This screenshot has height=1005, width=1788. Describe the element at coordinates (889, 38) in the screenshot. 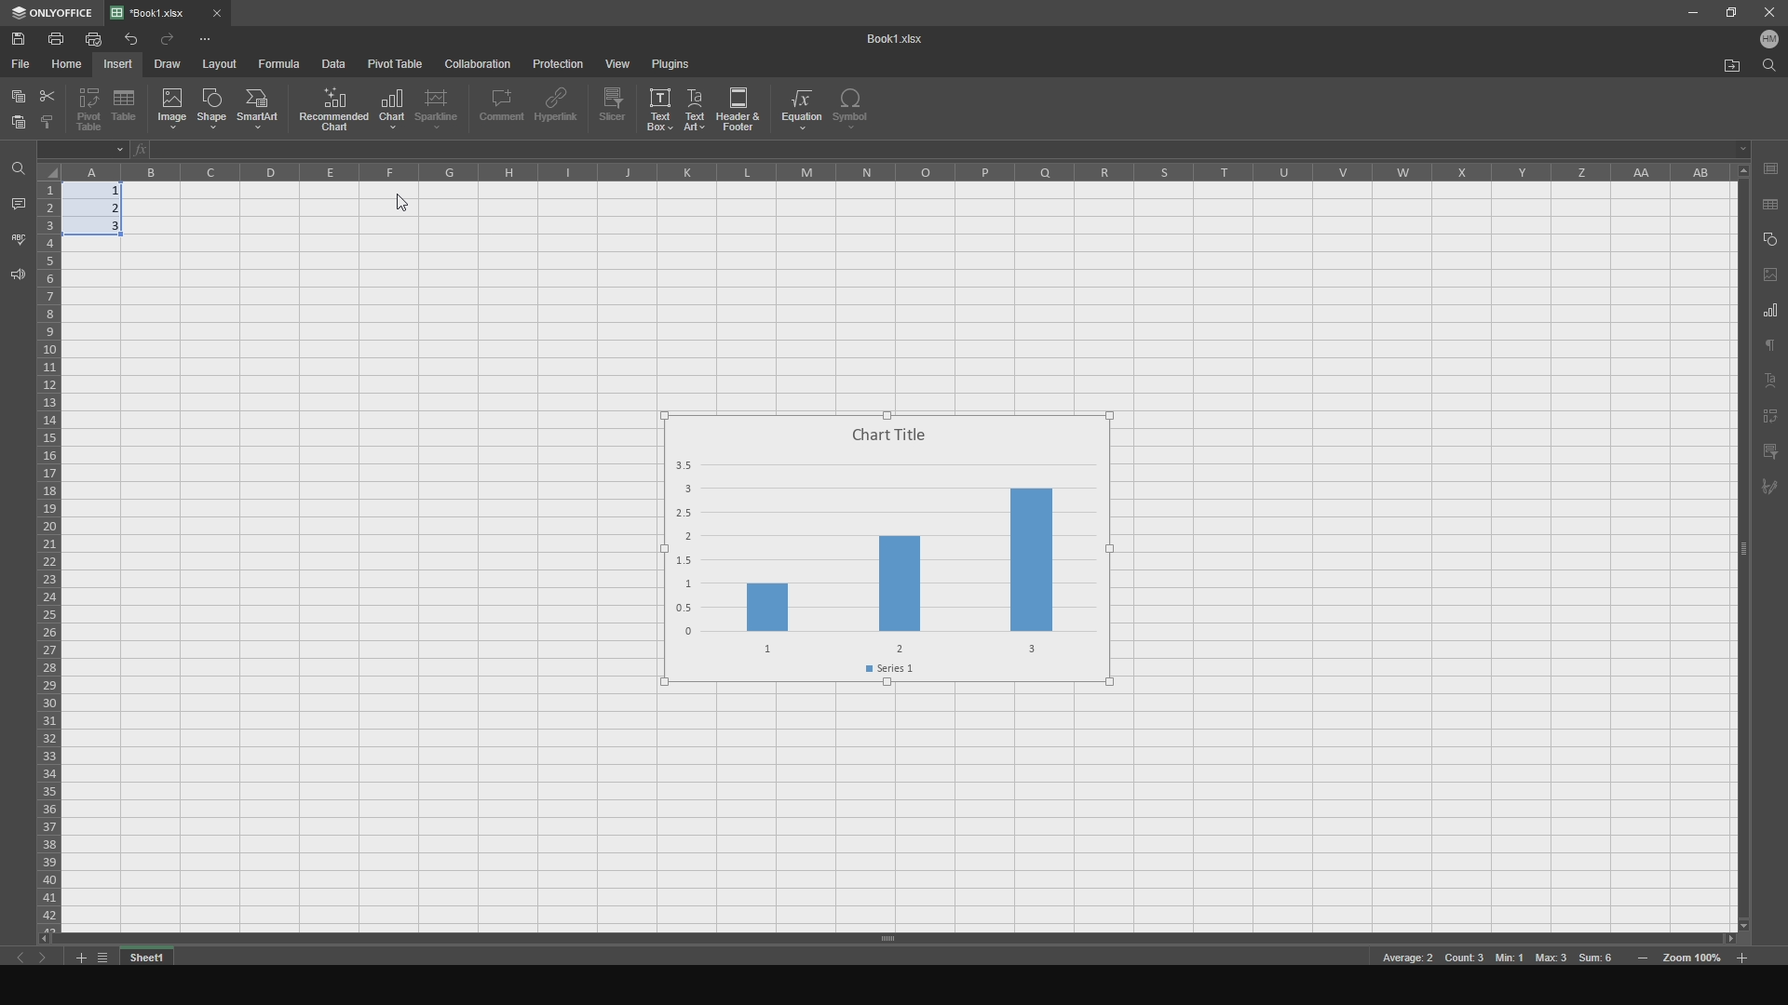

I see `title name` at that location.